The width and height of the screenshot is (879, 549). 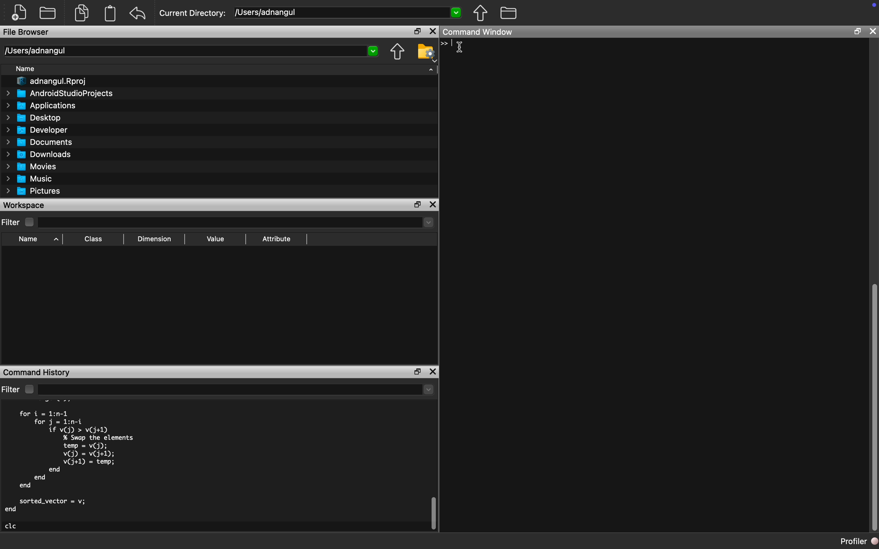 What do you see at coordinates (434, 471) in the screenshot?
I see `Scroll` at bounding box center [434, 471].